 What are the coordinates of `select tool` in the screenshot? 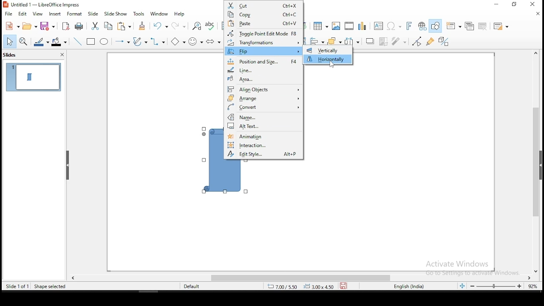 It's located at (10, 41).